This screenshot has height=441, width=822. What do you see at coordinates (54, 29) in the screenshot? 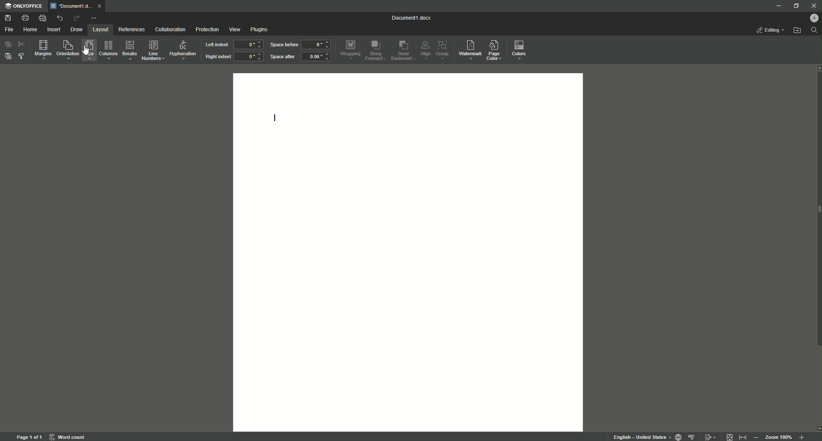
I see `Insert` at bounding box center [54, 29].